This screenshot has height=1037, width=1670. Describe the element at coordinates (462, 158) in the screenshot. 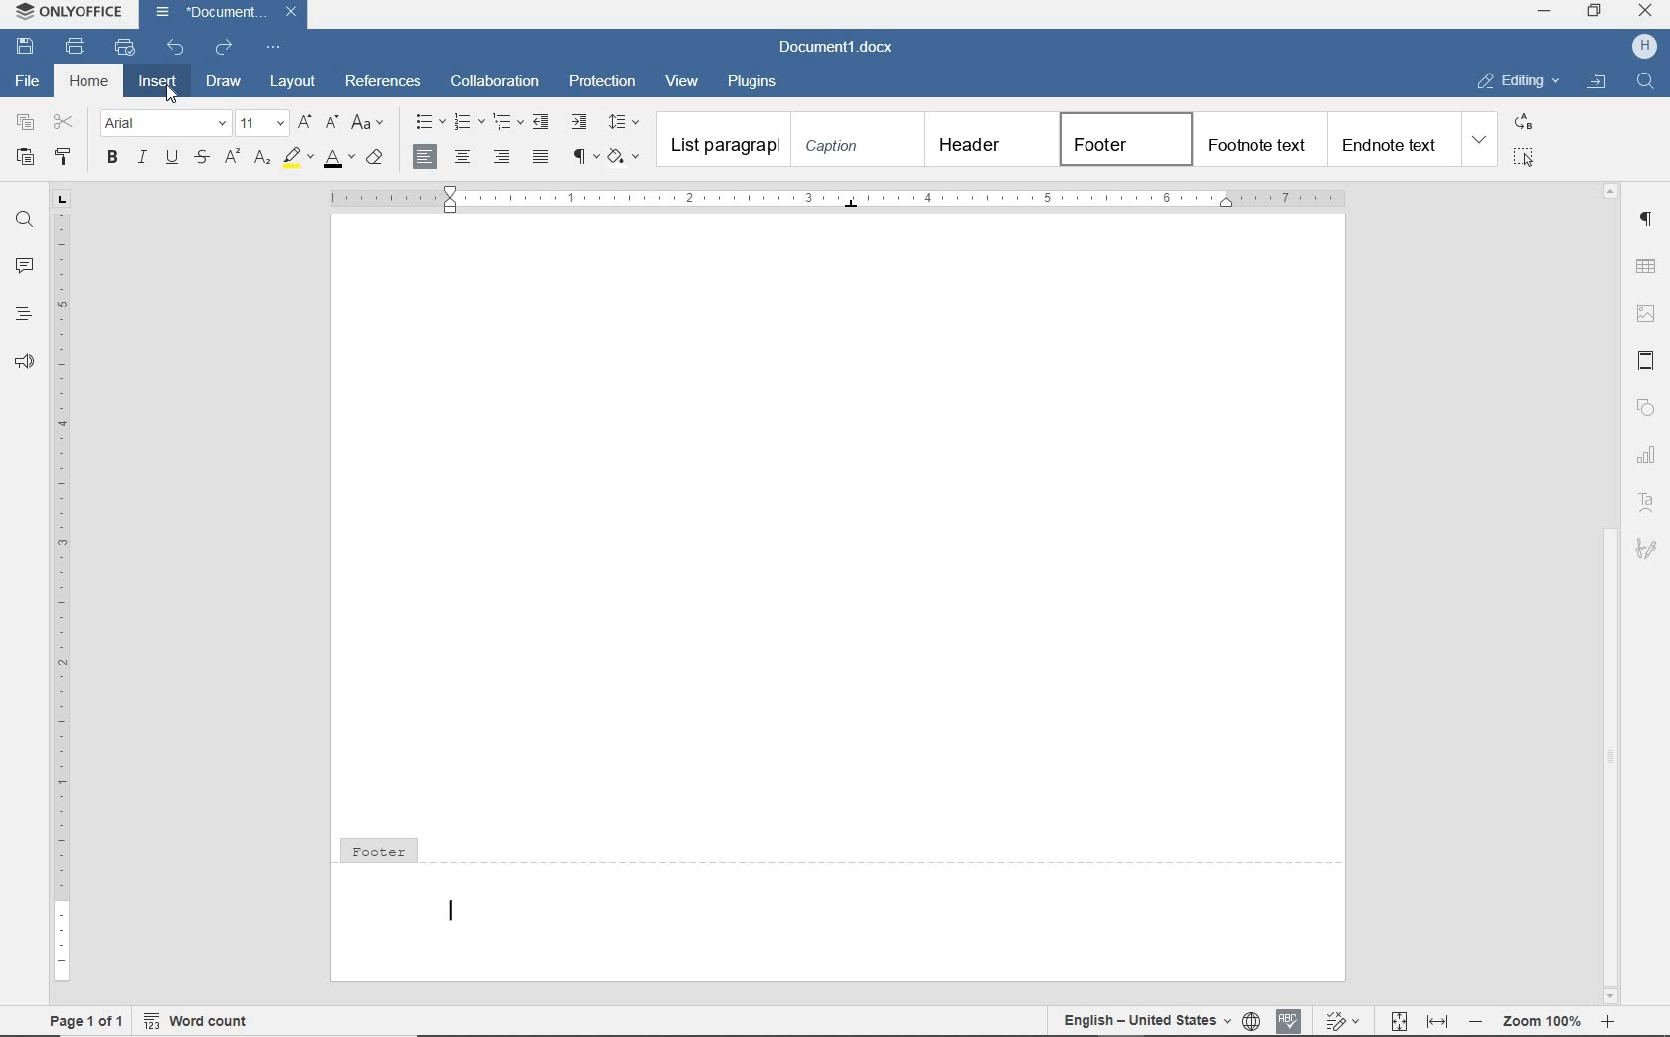

I see `ALIGN CENTER` at that location.